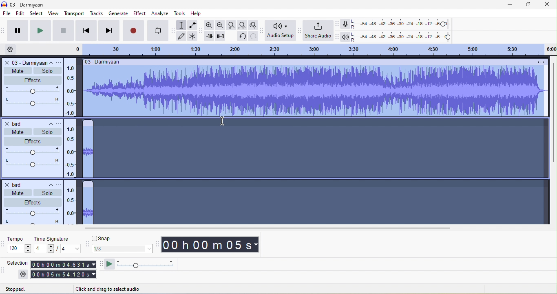 The width and height of the screenshot is (557, 294). I want to click on audacity tools toolbar, so click(174, 31).